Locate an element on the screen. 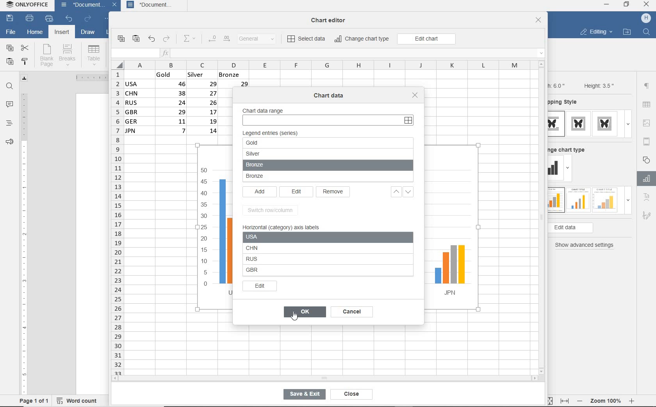 This screenshot has width=656, height=407. breaks is located at coordinates (69, 55).